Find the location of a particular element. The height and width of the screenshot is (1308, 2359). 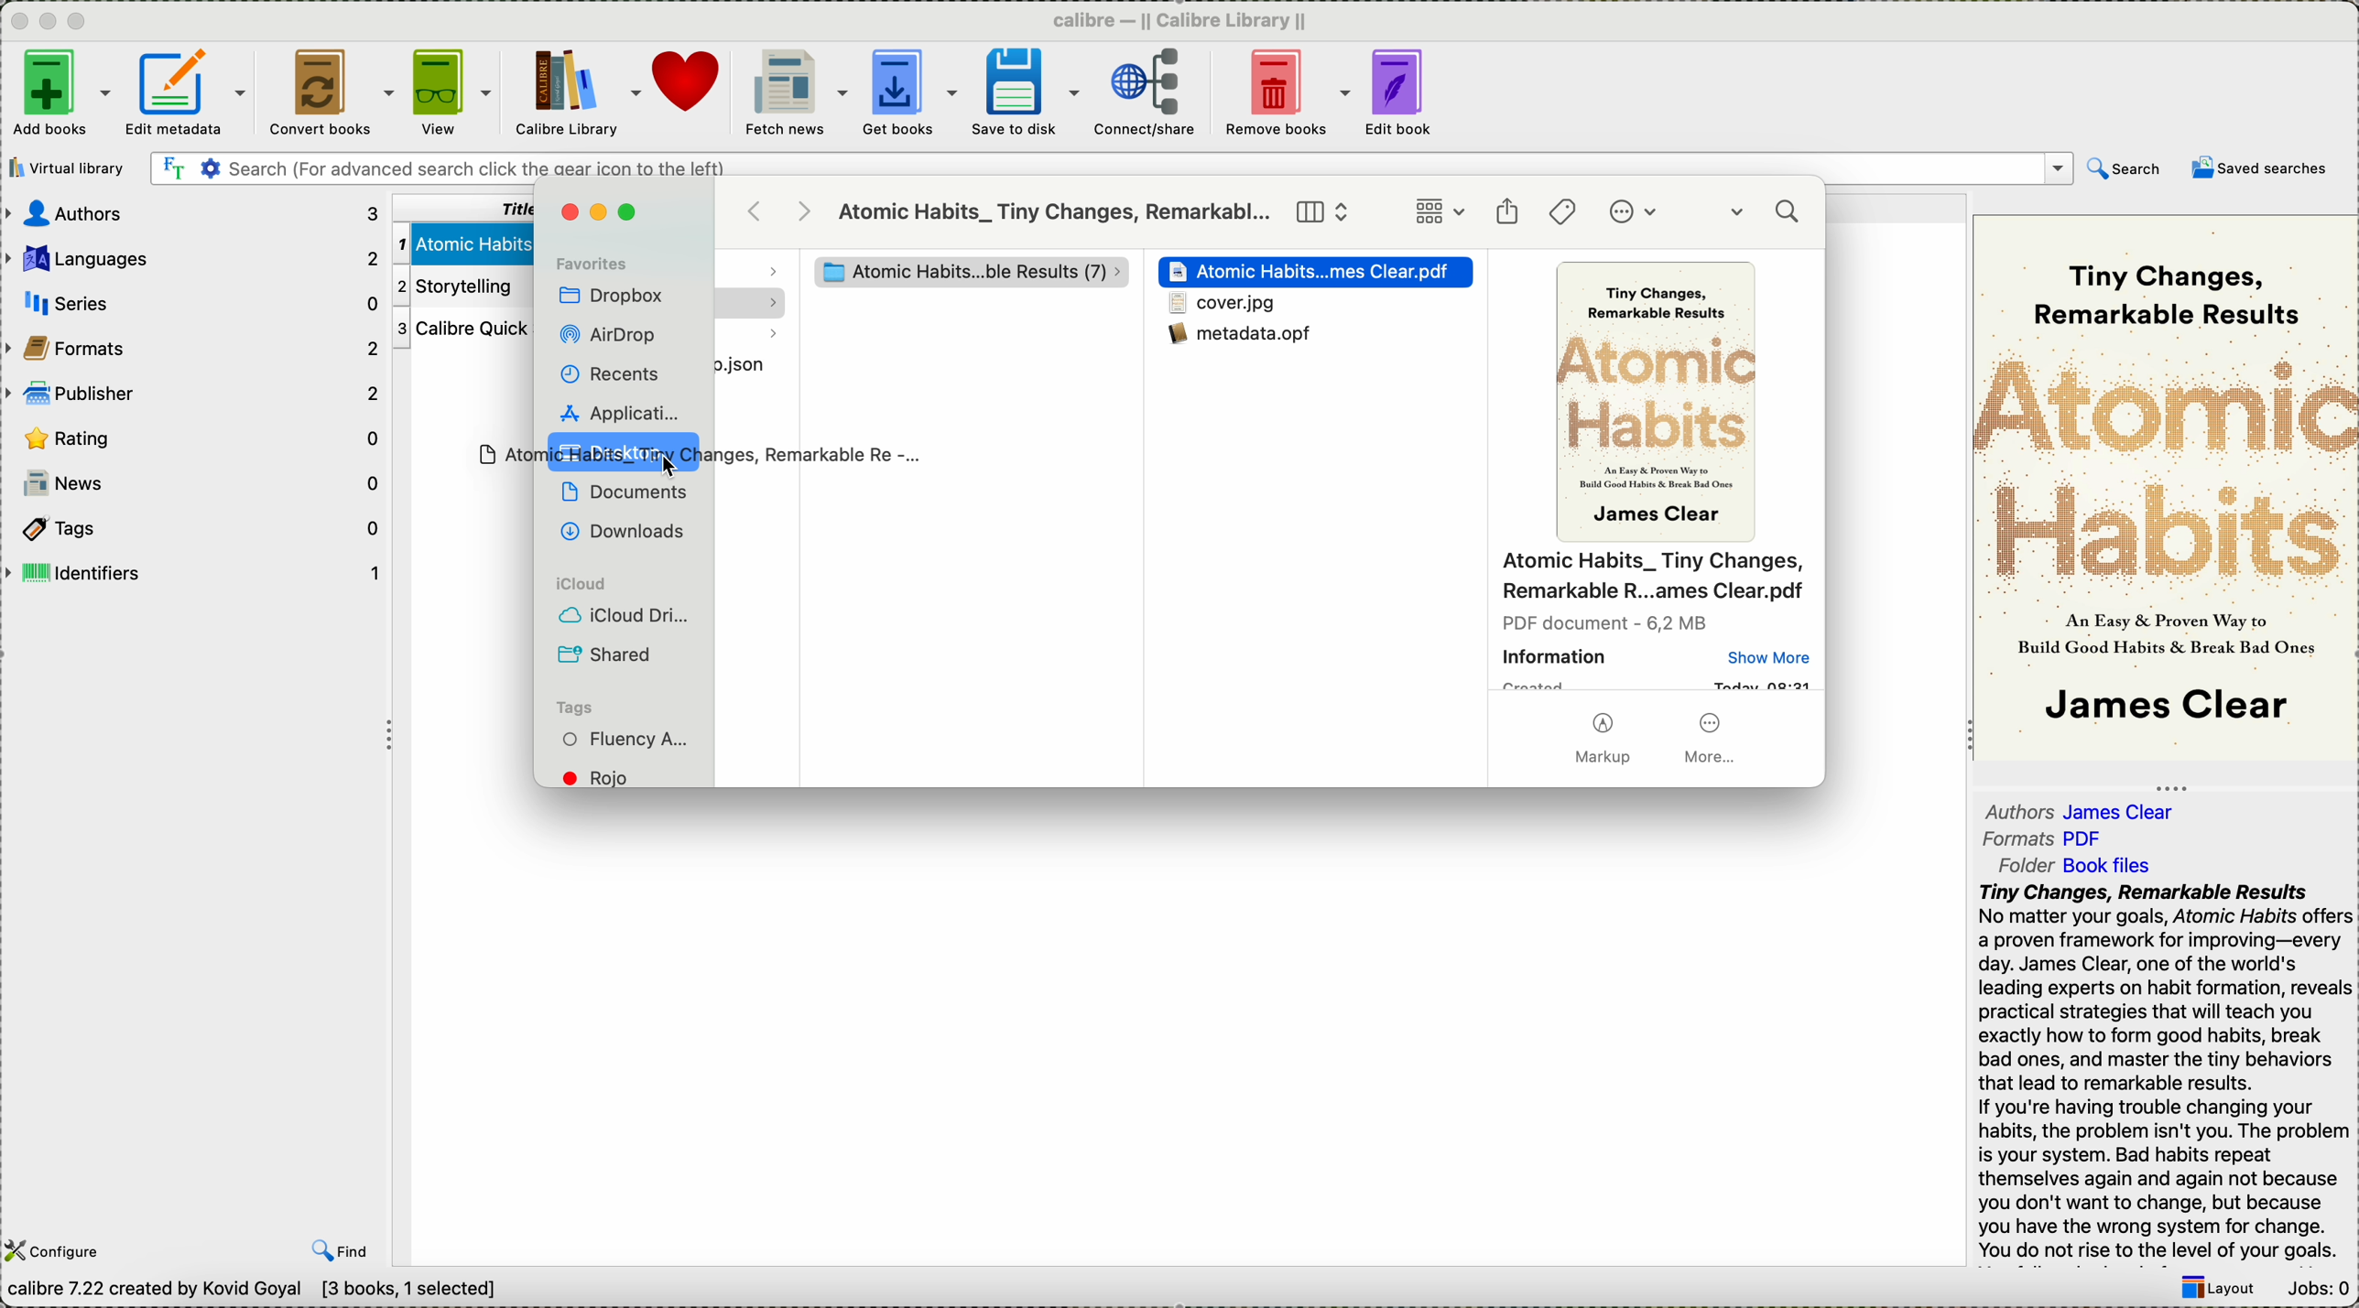

virtual library is located at coordinates (71, 168).